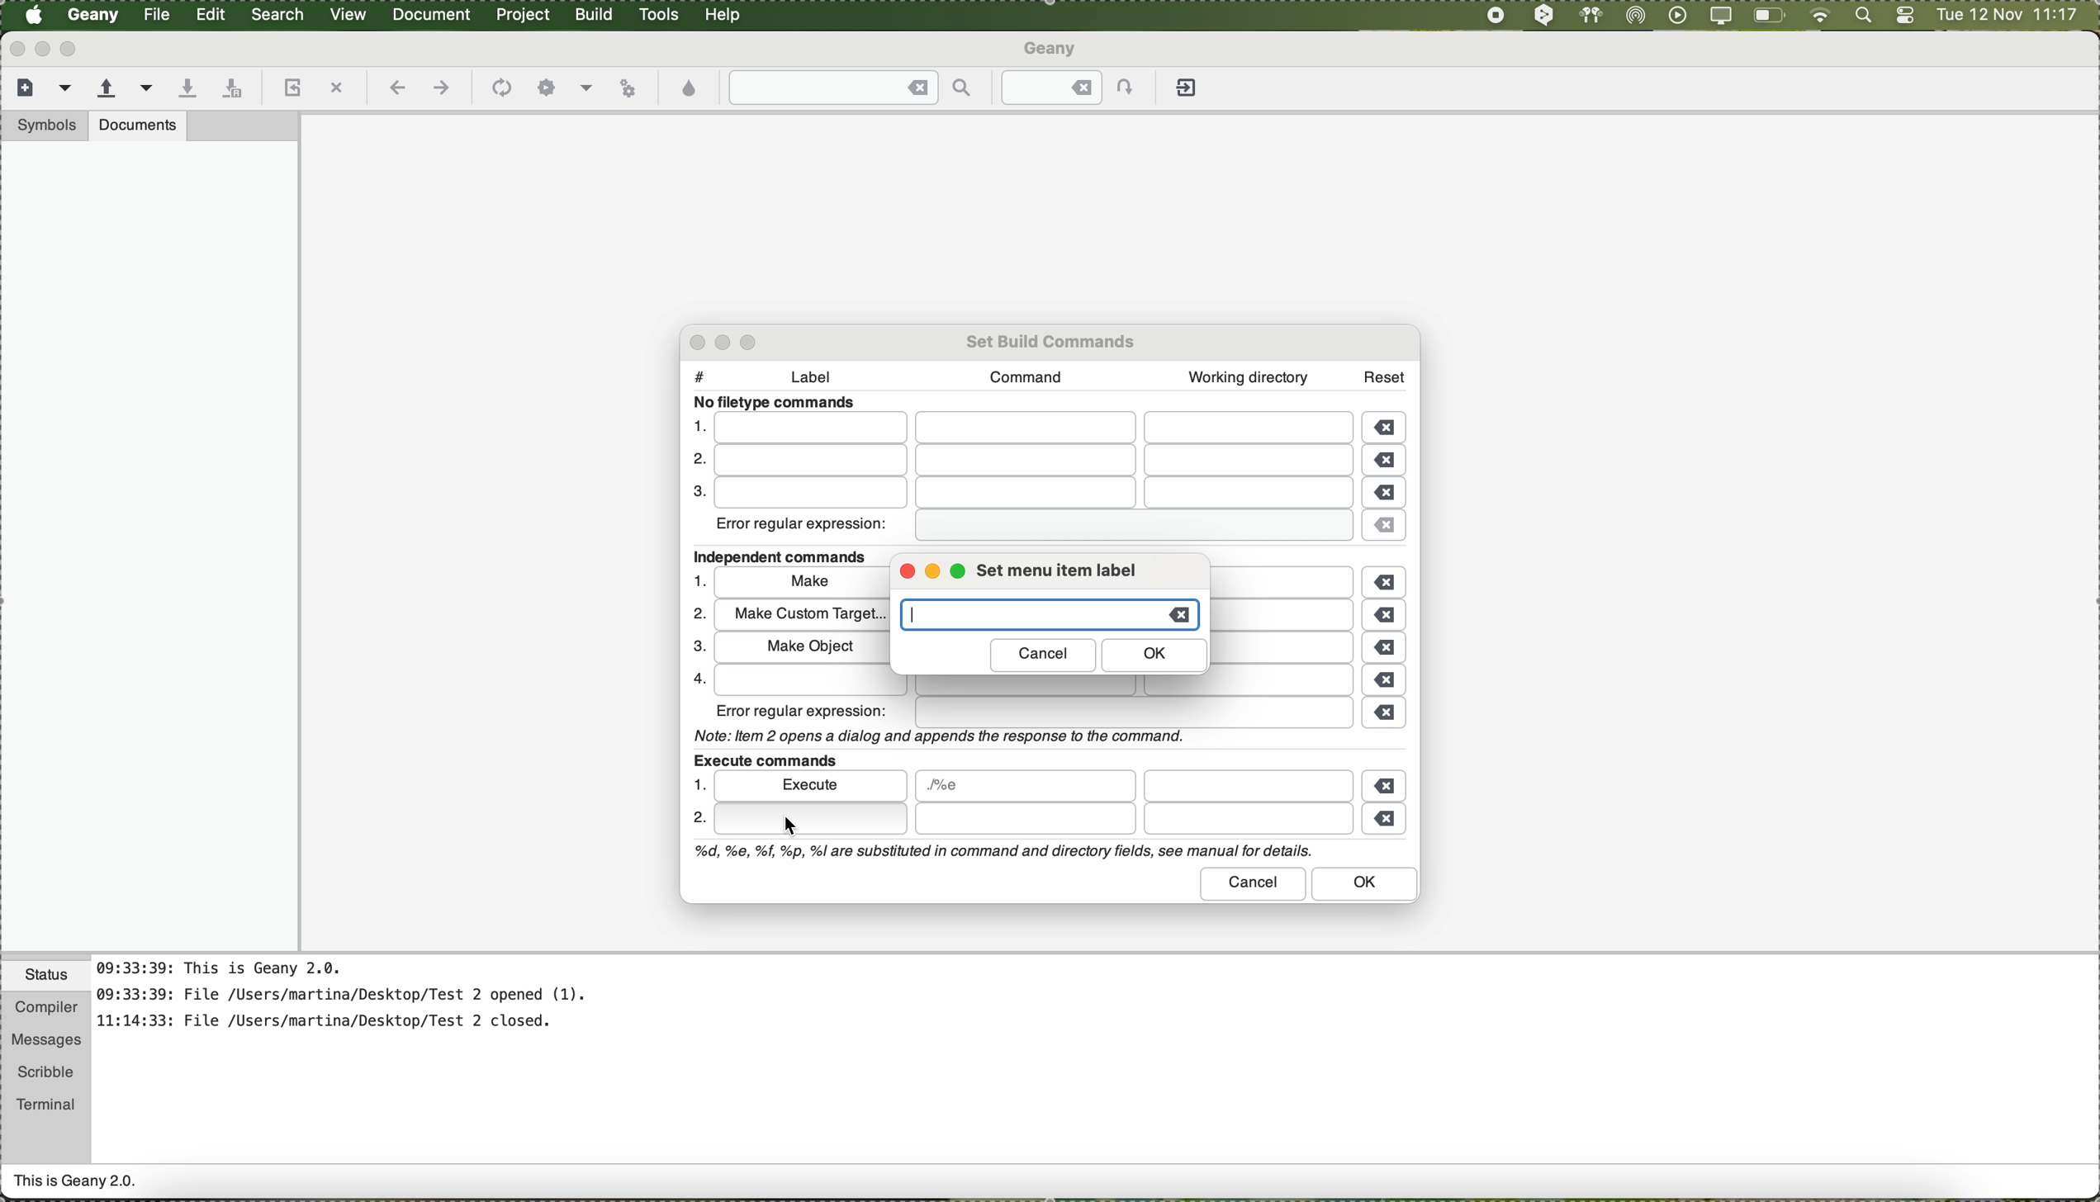  I want to click on spotlight search, so click(1860, 17).